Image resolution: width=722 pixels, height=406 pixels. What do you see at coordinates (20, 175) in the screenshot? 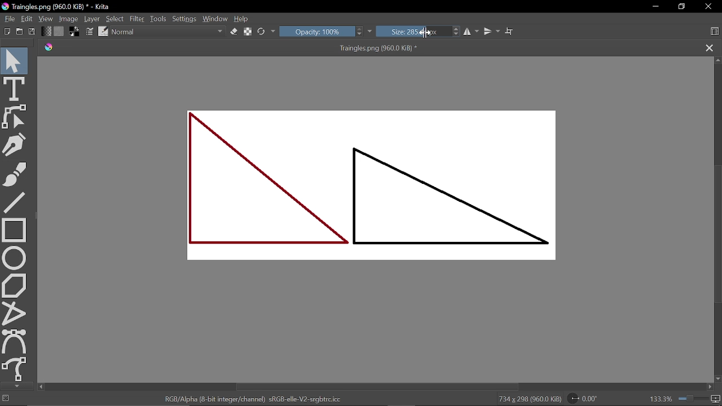
I see `Freehand brush tool` at bounding box center [20, 175].